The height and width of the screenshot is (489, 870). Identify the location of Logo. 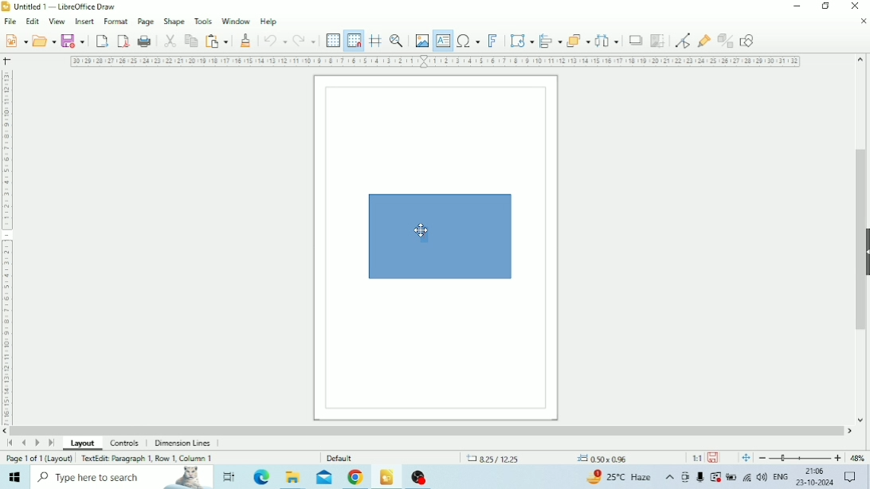
(6, 6).